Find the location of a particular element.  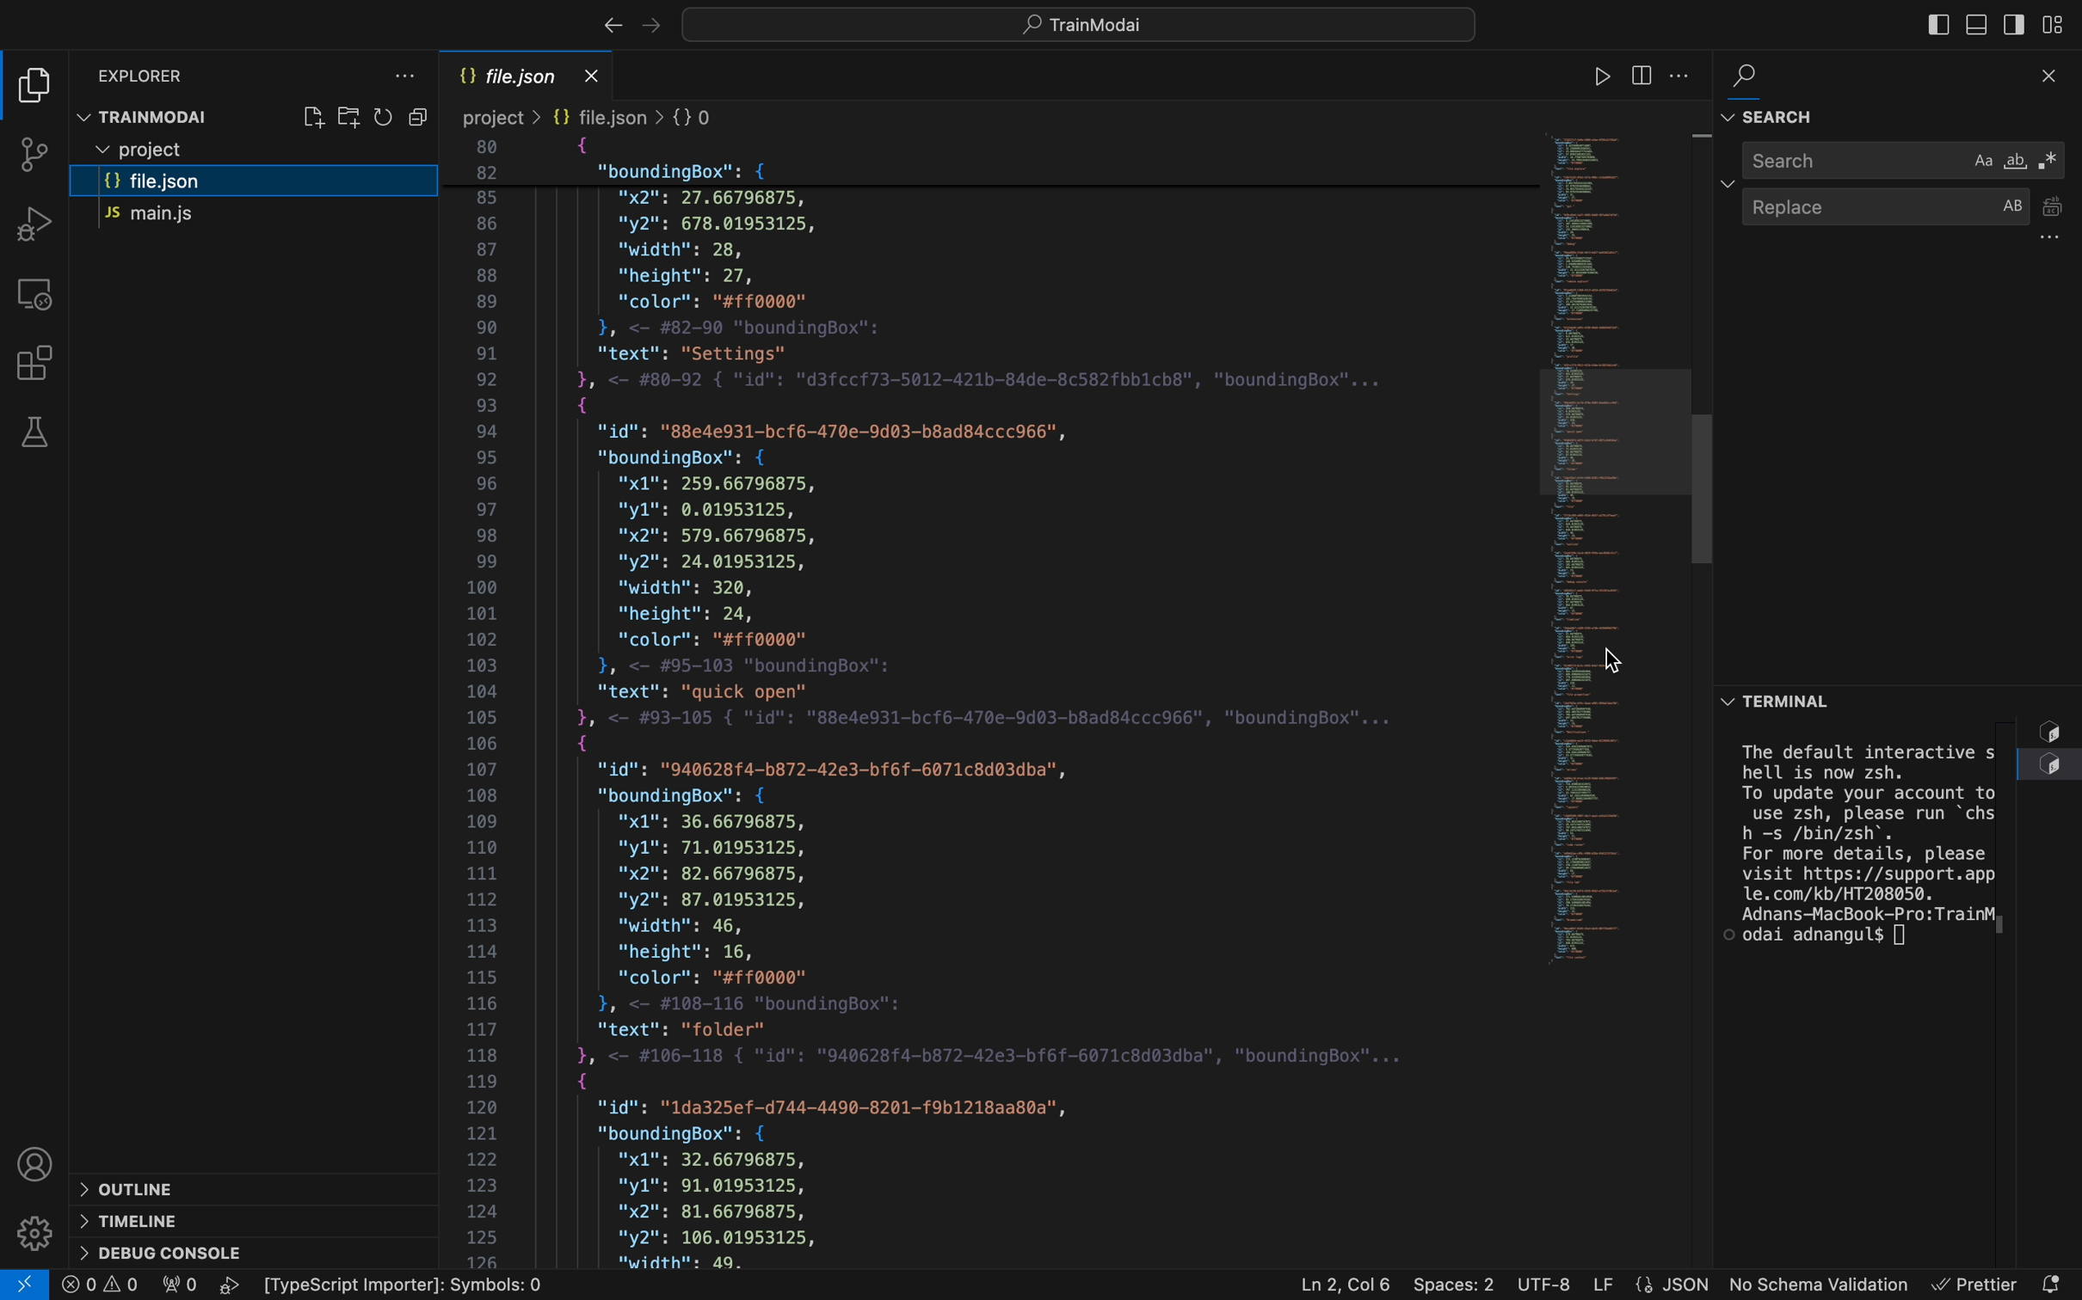

trainmodal is located at coordinates (149, 113).